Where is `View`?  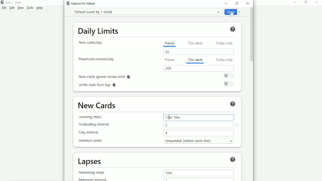
View is located at coordinates (21, 8).